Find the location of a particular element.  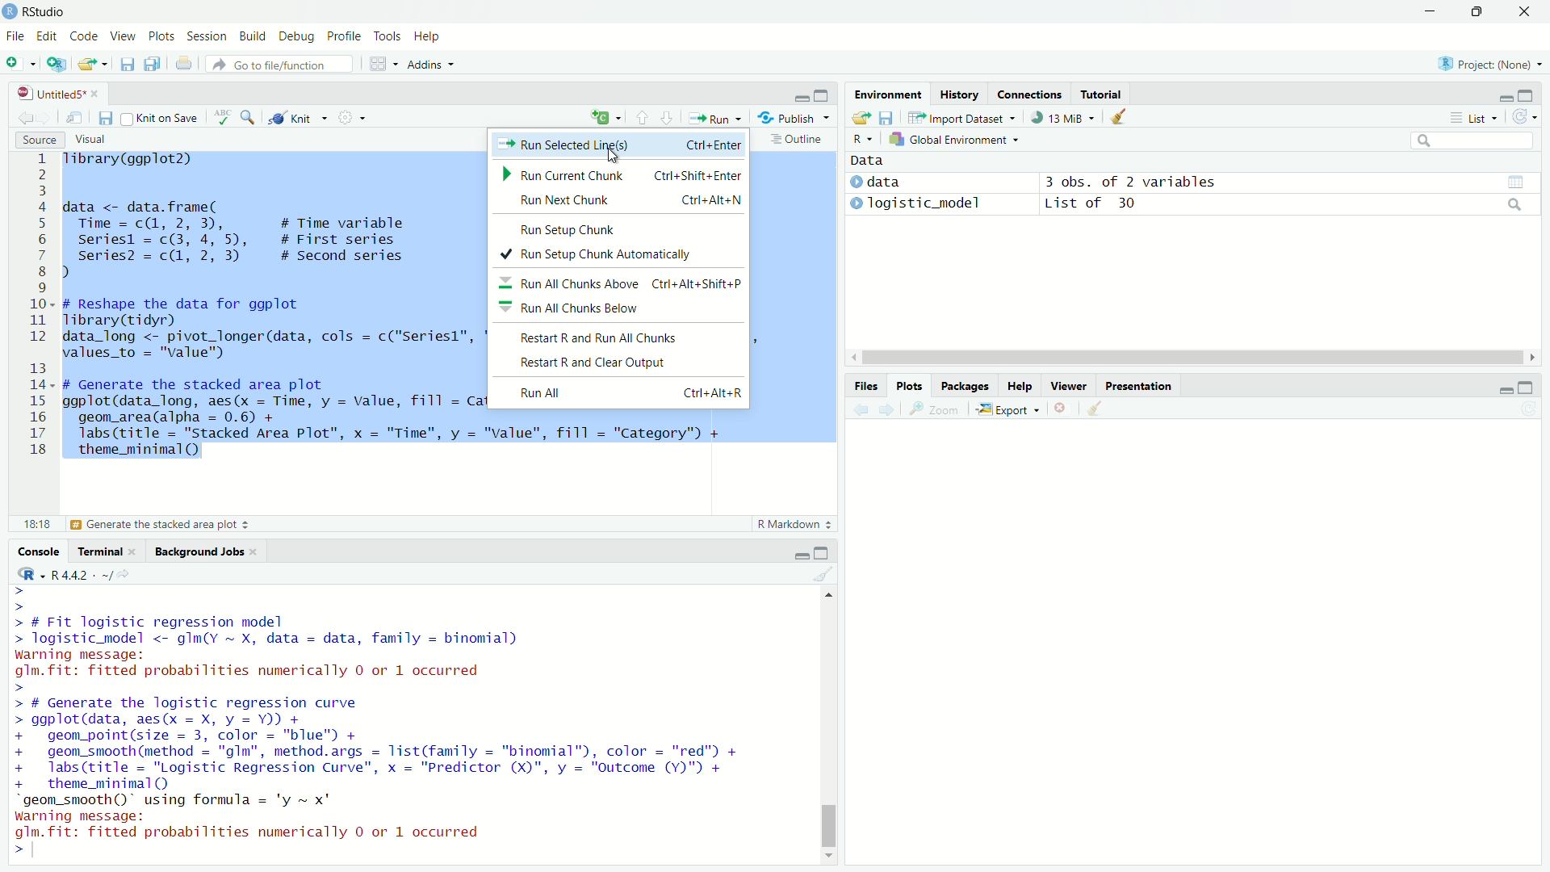

Run Setup Chunk is located at coordinates (579, 230).